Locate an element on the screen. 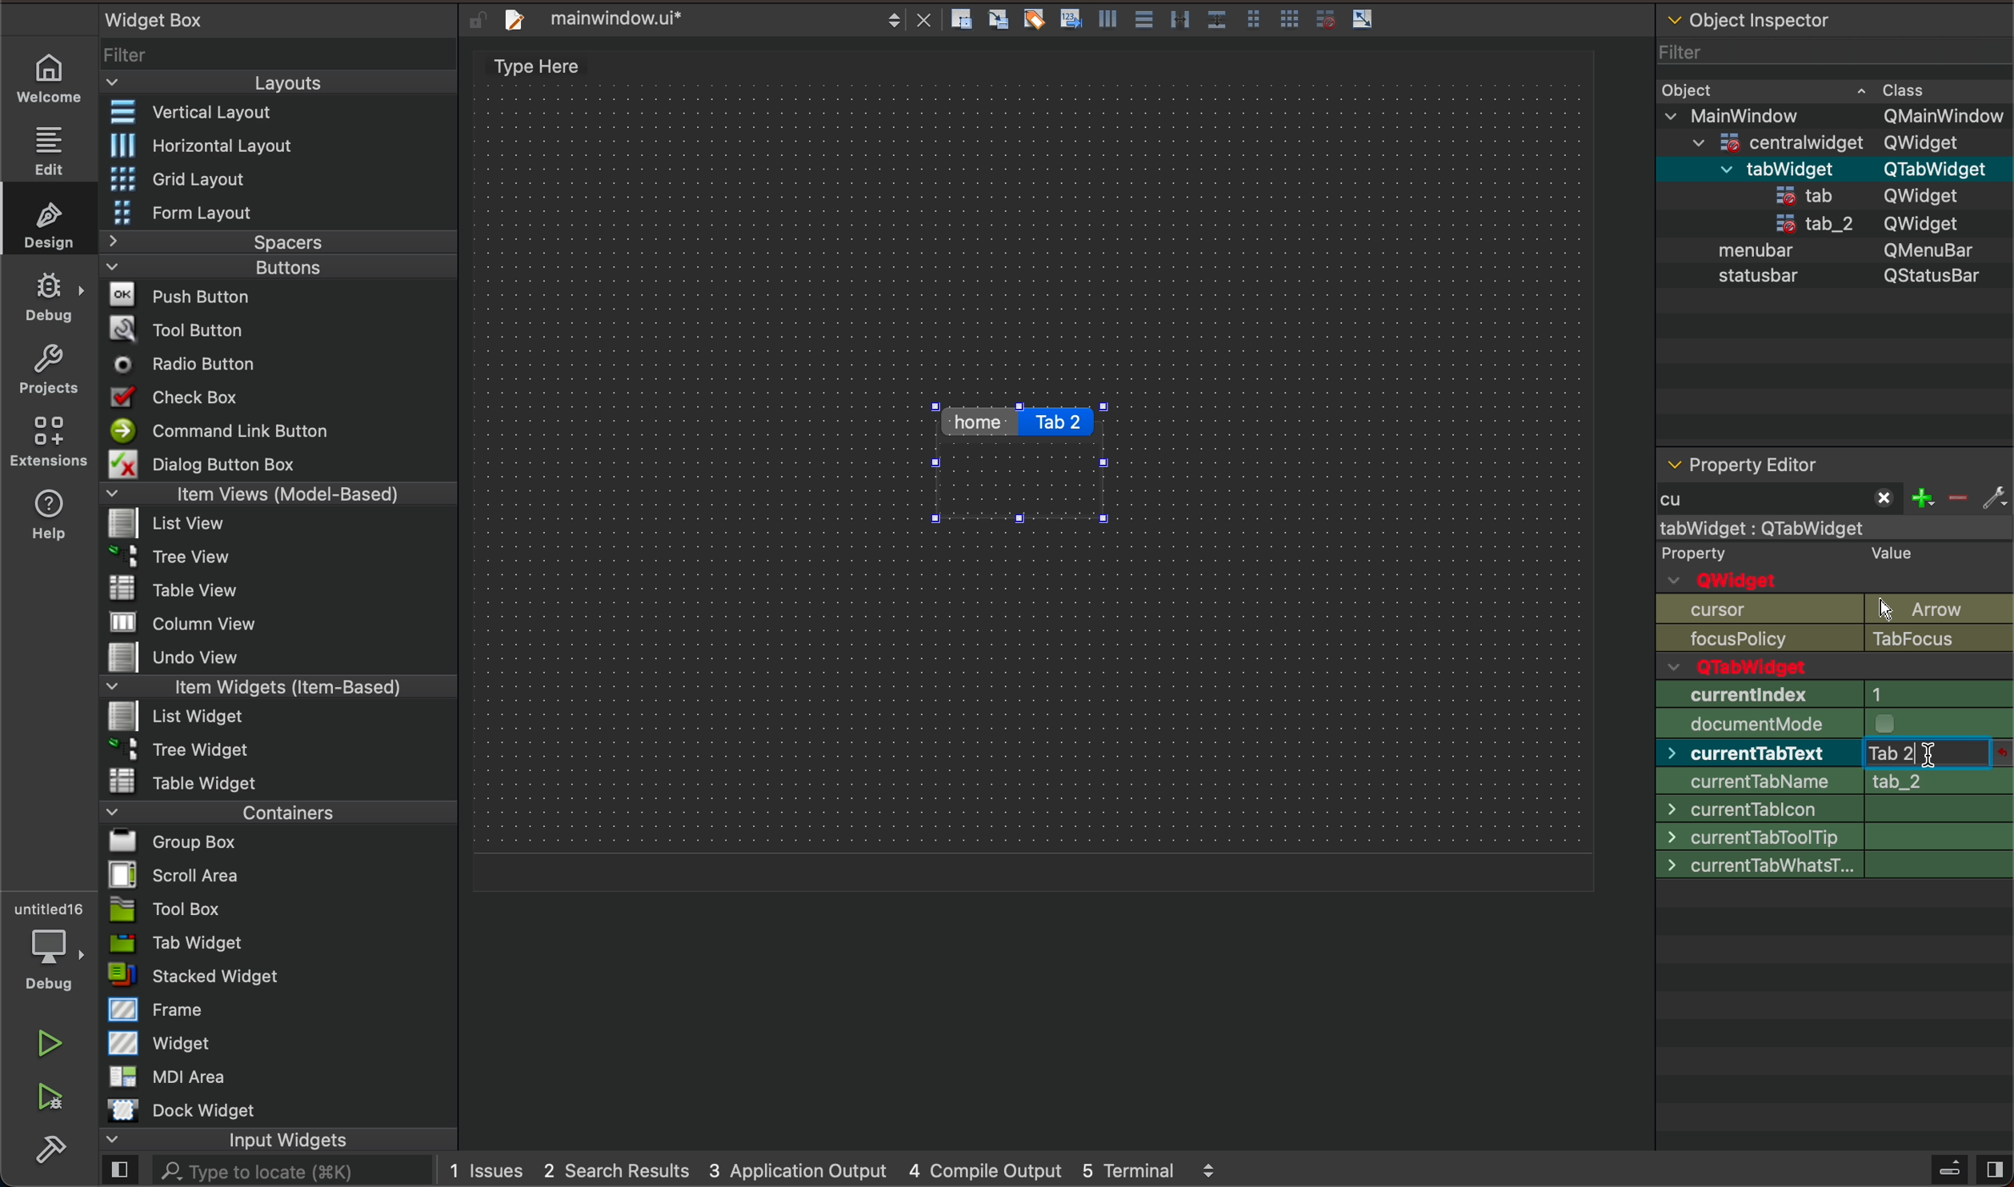  size increment is located at coordinates (1834, 807).